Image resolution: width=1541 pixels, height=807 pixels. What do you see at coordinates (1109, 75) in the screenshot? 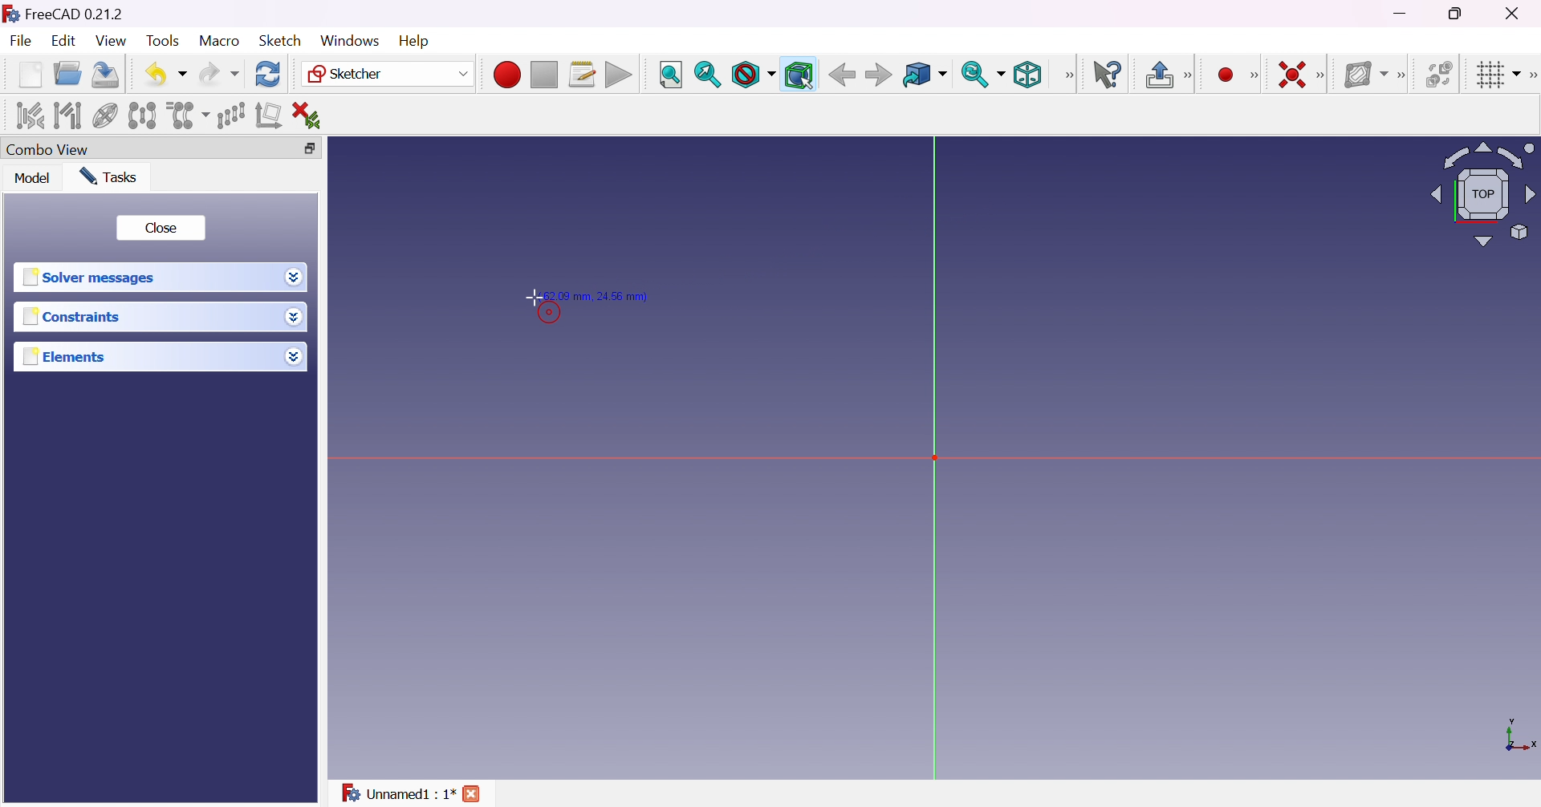
I see `What's this?` at bounding box center [1109, 75].